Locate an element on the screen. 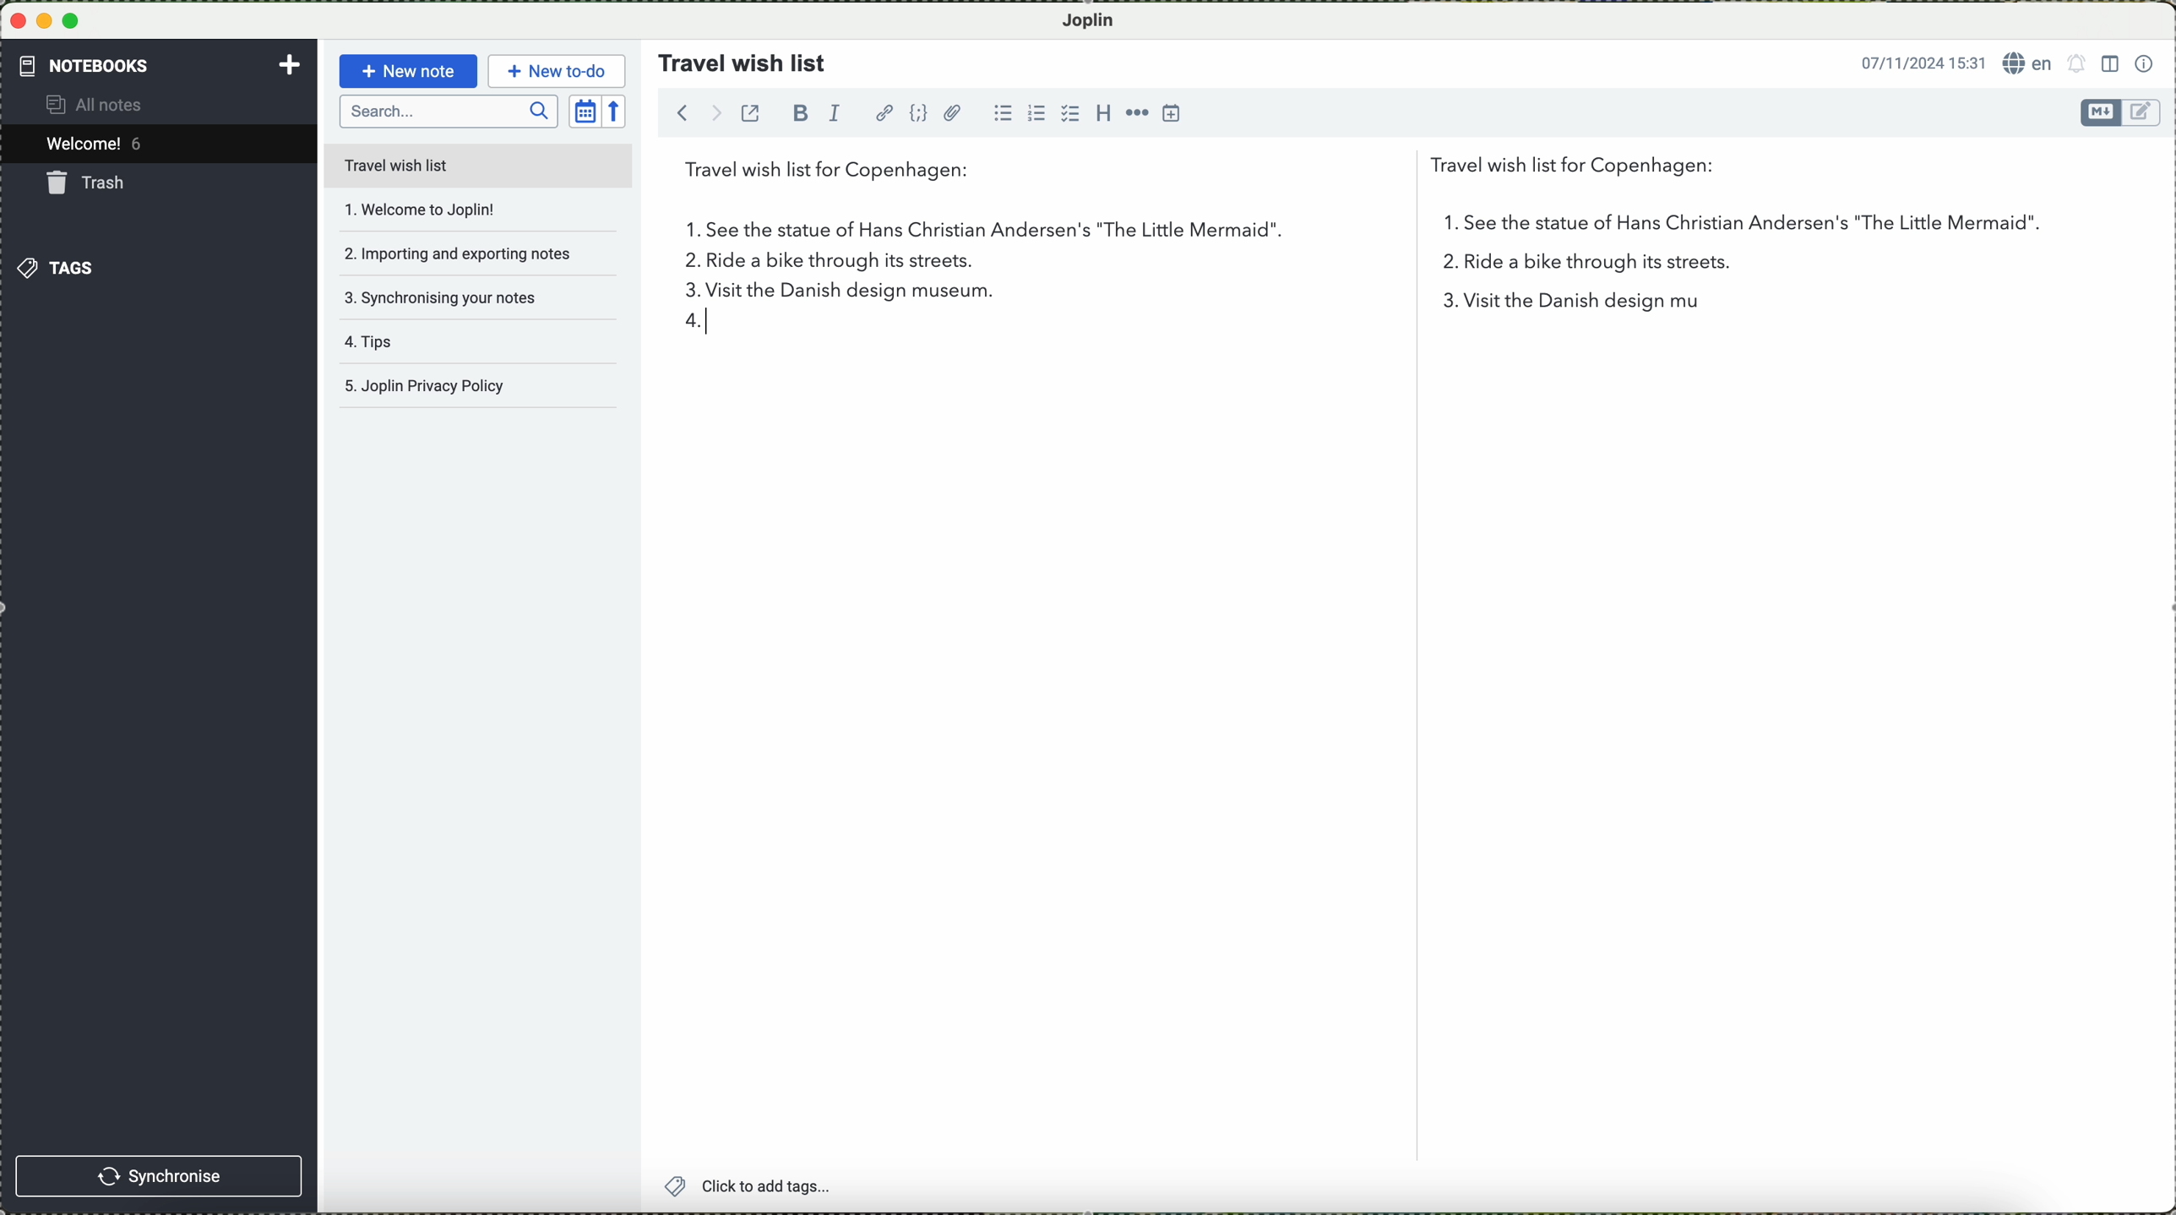 The height and width of the screenshot is (1215, 2176). search bar is located at coordinates (449, 112).